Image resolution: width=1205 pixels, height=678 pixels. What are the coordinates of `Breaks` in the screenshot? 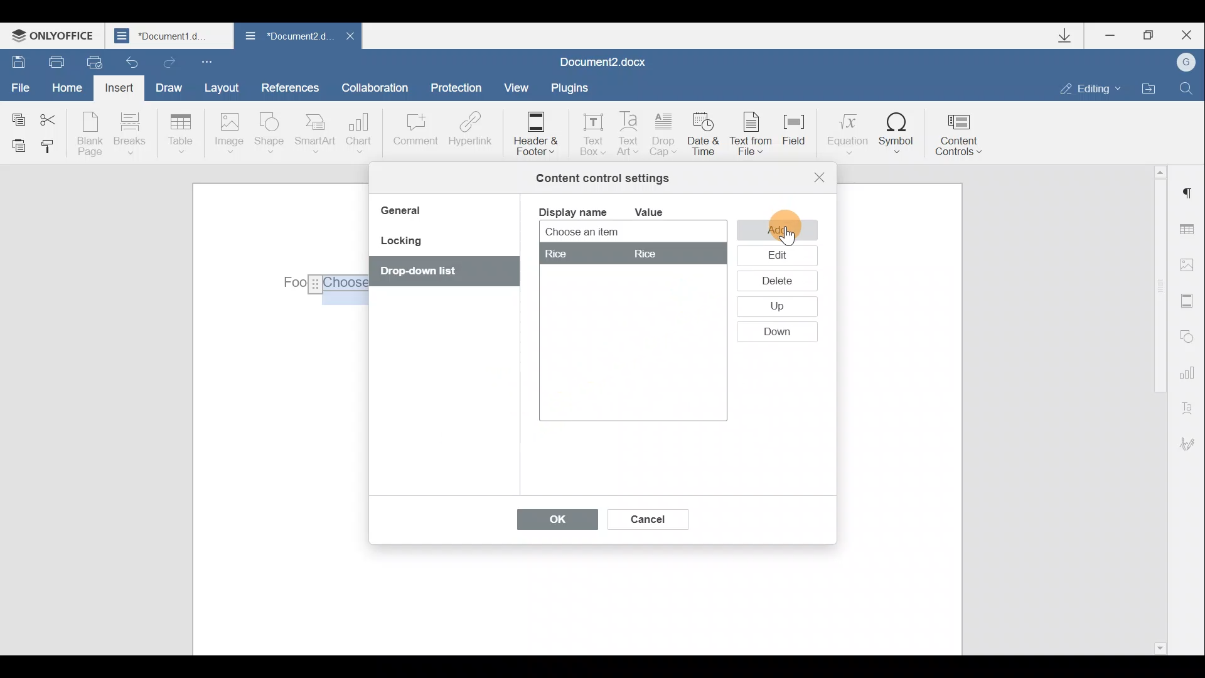 It's located at (129, 137).